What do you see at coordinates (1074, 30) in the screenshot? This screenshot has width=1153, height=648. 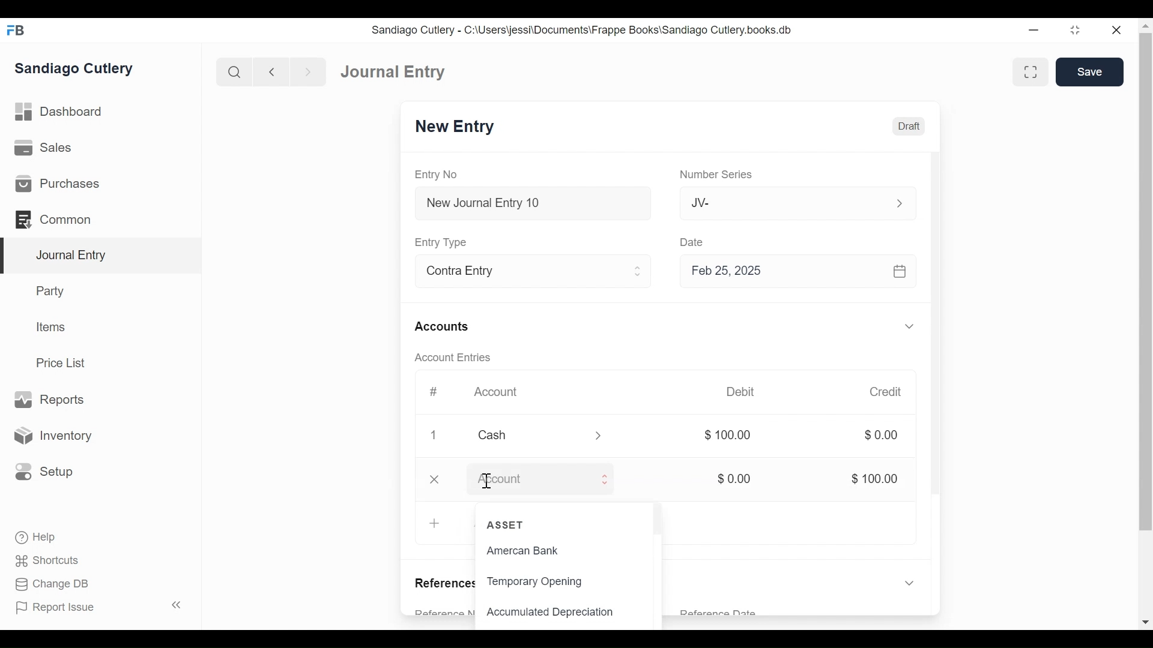 I see `Restore` at bounding box center [1074, 30].